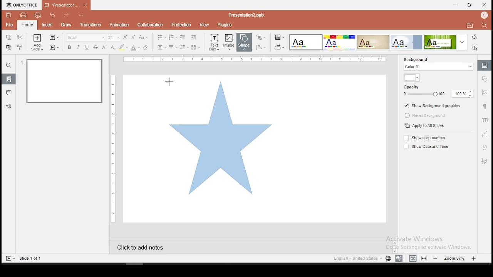 The width and height of the screenshot is (493, 277). Describe the element at coordinates (78, 47) in the screenshot. I see `italics` at that location.